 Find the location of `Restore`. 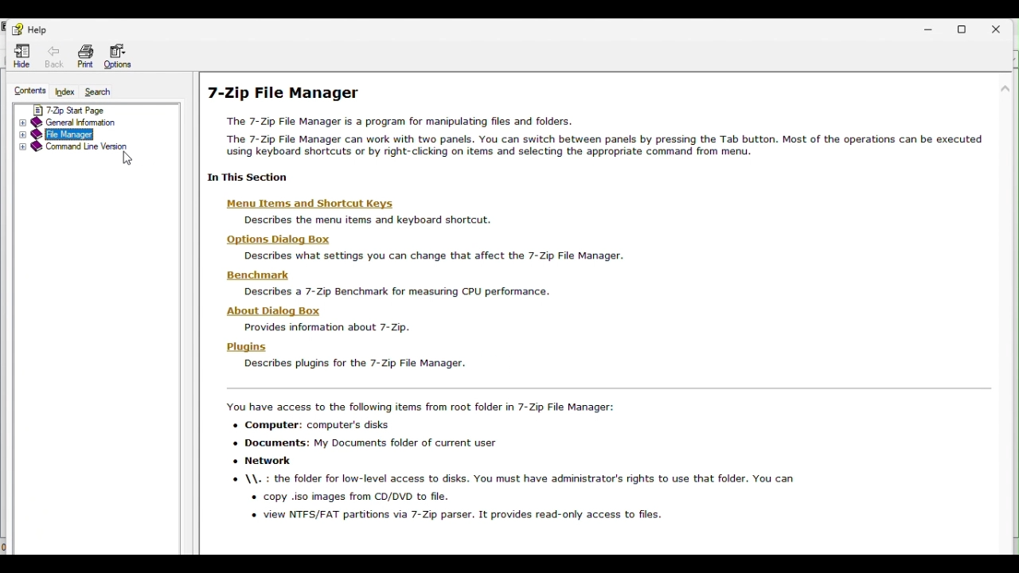

Restore is located at coordinates (969, 27).